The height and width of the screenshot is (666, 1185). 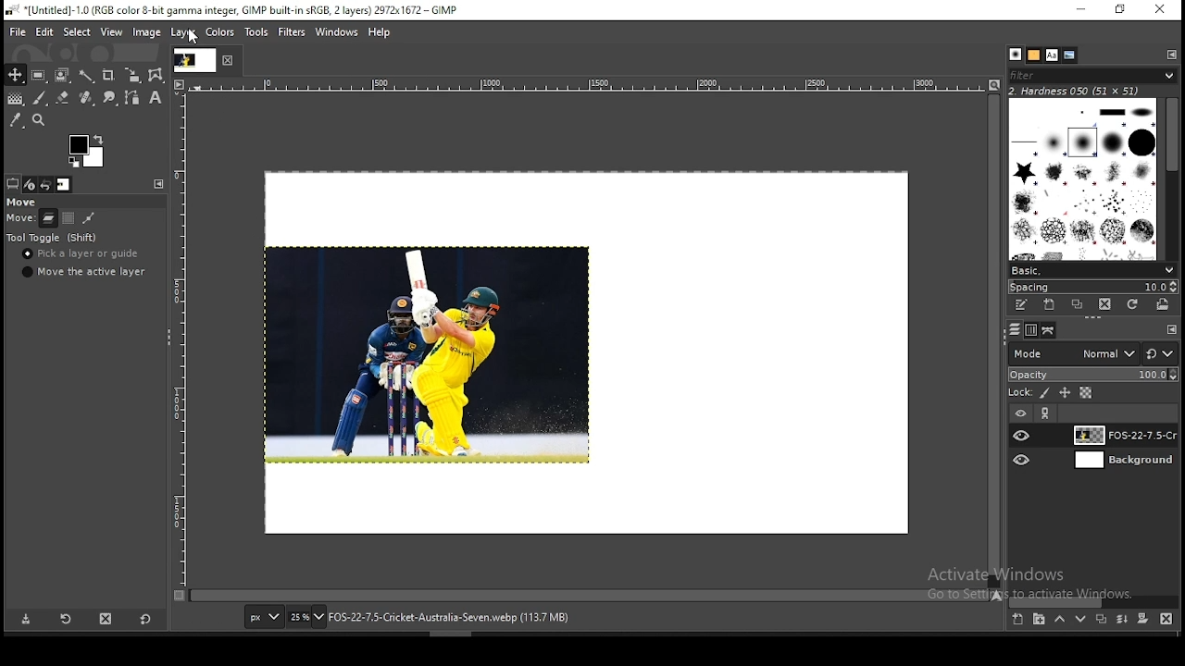 What do you see at coordinates (1098, 622) in the screenshot?
I see `duplicate layer` at bounding box center [1098, 622].